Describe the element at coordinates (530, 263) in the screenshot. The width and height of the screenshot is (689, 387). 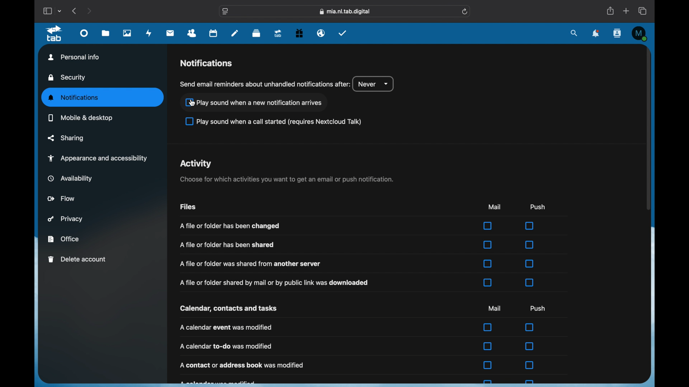
I see `checkbox` at that location.